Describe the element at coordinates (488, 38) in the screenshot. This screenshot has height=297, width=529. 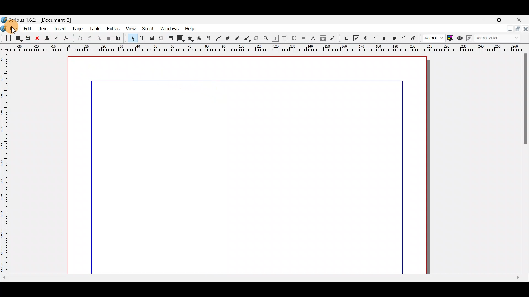
I see `Visual appearance` at that location.